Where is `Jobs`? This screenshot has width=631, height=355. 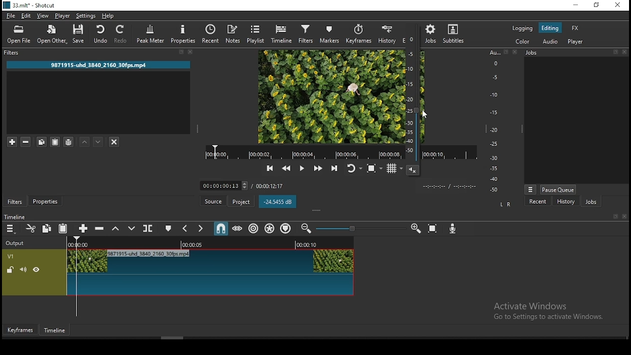 Jobs is located at coordinates (536, 53).